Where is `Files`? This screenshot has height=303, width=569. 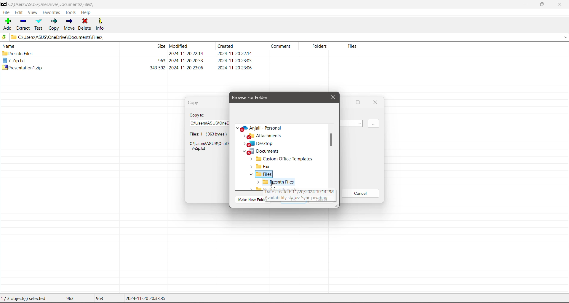 Files is located at coordinates (345, 49).